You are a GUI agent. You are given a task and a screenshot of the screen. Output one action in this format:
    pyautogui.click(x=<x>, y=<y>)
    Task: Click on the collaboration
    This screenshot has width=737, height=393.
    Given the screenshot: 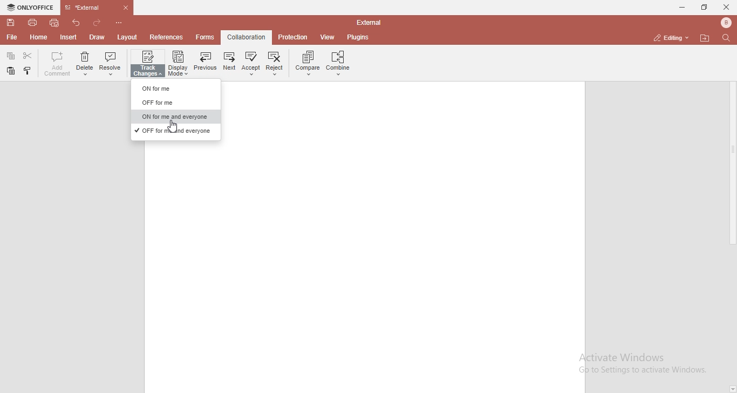 What is the action you would take?
    pyautogui.click(x=247, y=37)
    